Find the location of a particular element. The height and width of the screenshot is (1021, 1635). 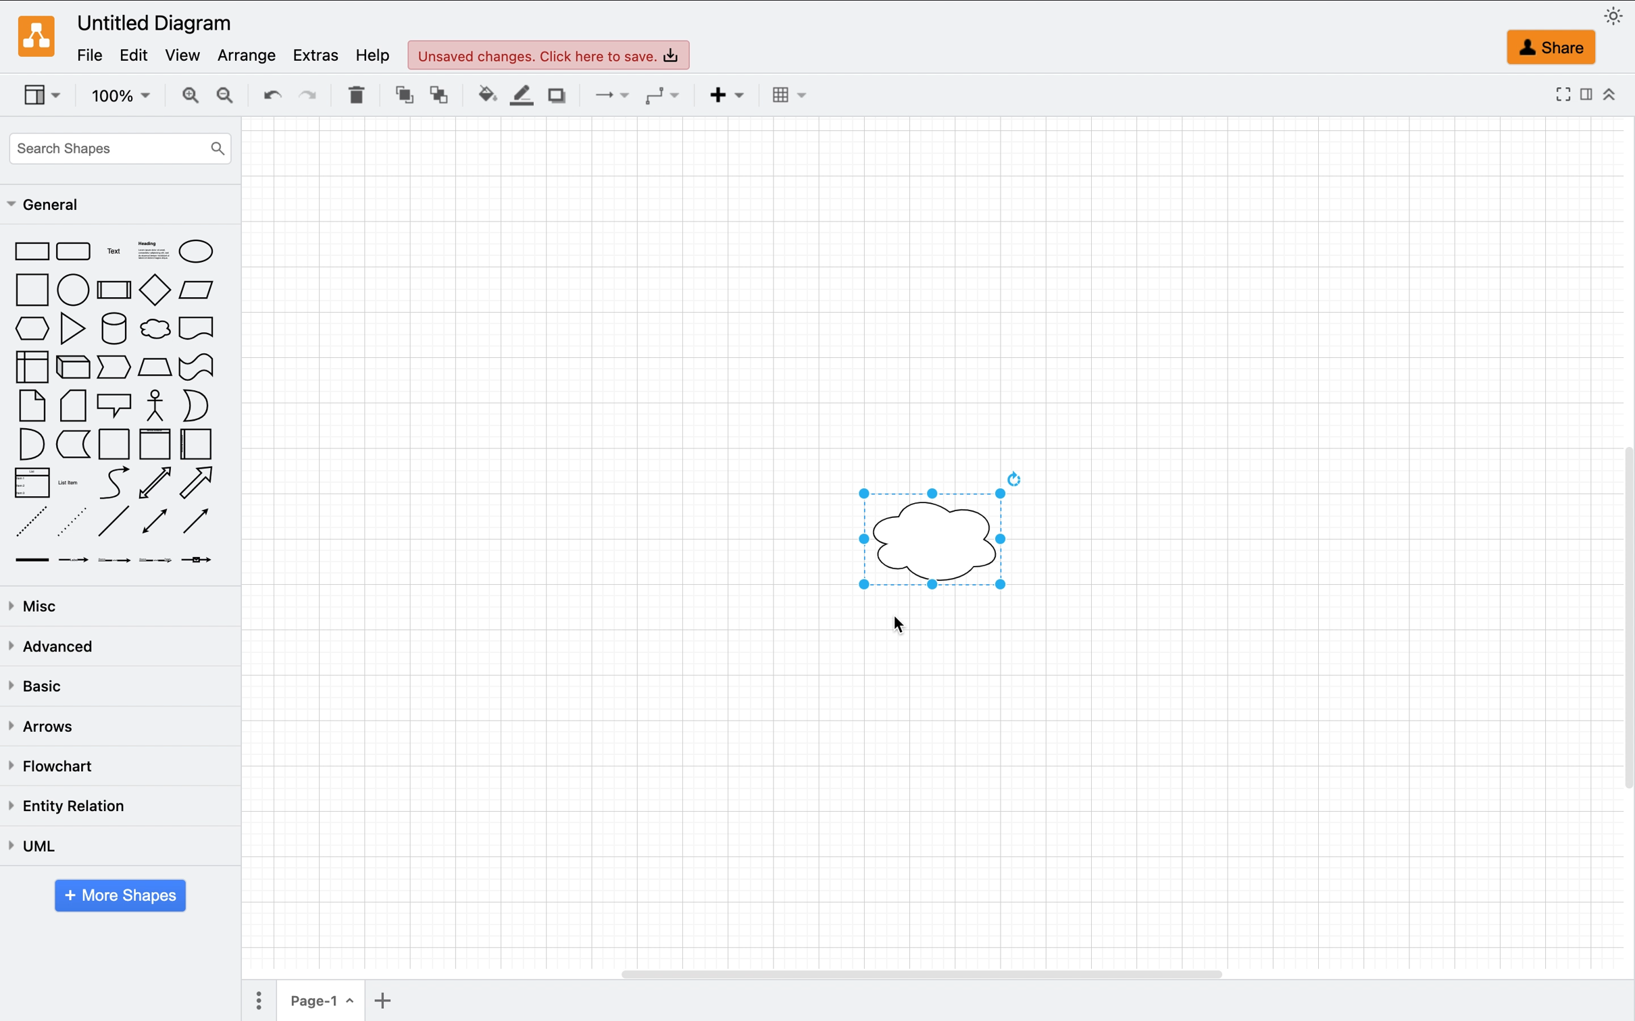

unsaved changes is located at coordinates (553, 55).